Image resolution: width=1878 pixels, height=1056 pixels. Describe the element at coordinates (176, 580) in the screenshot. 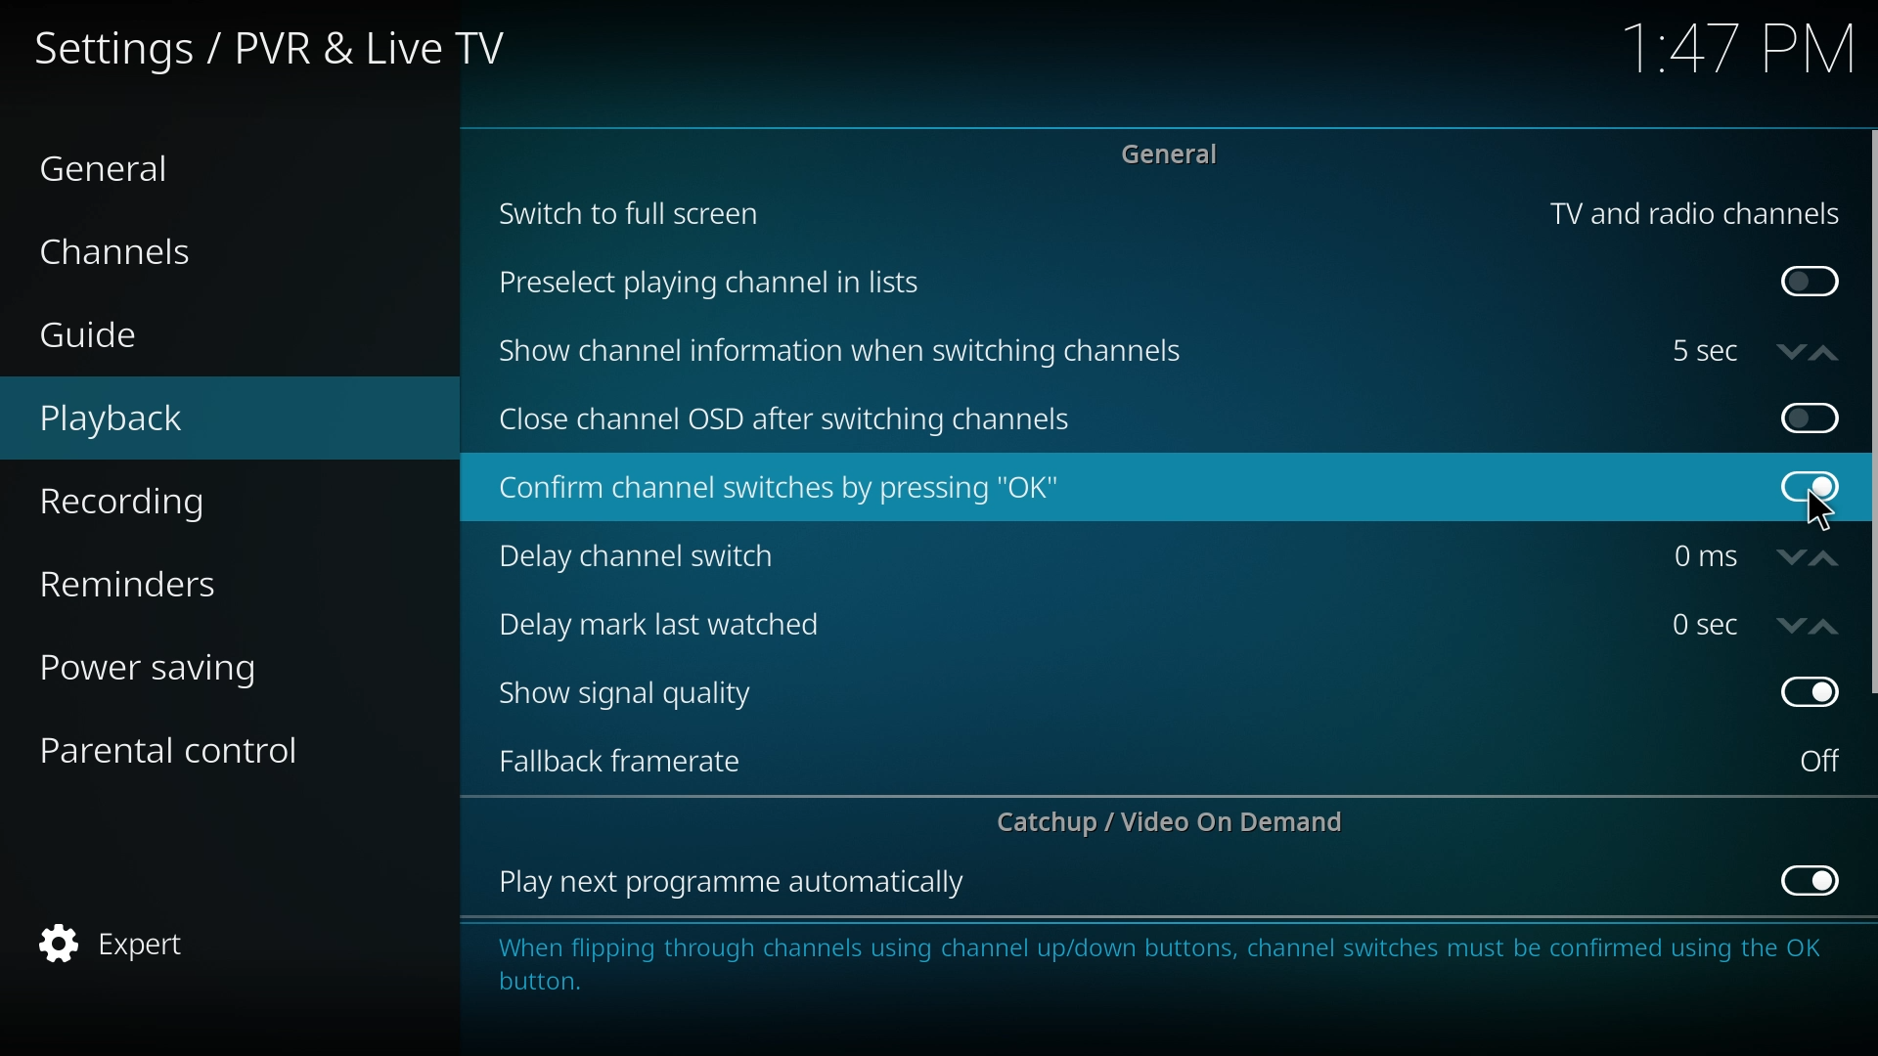

I see `reminders` at that location.